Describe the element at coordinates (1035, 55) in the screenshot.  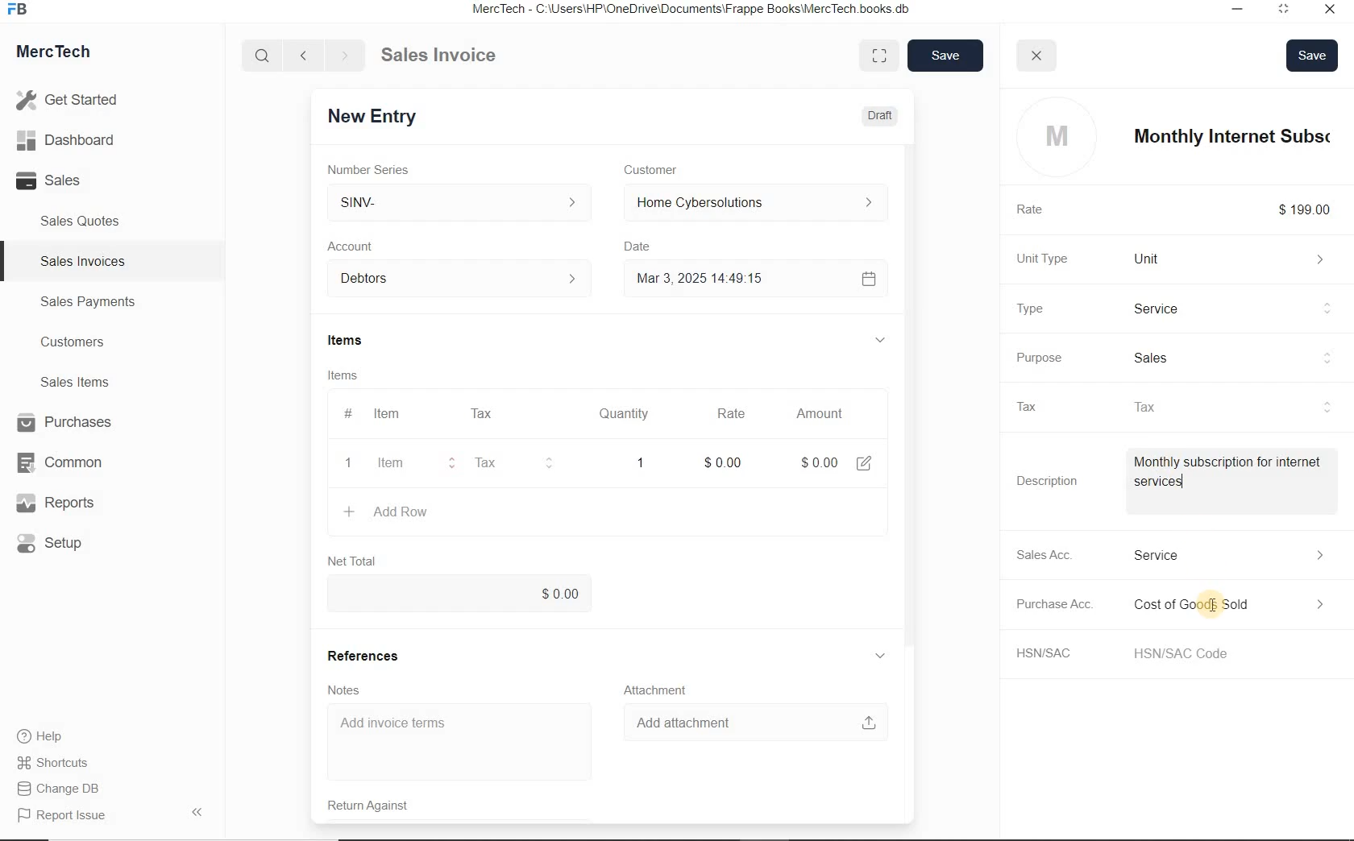
I see `close` at that location.